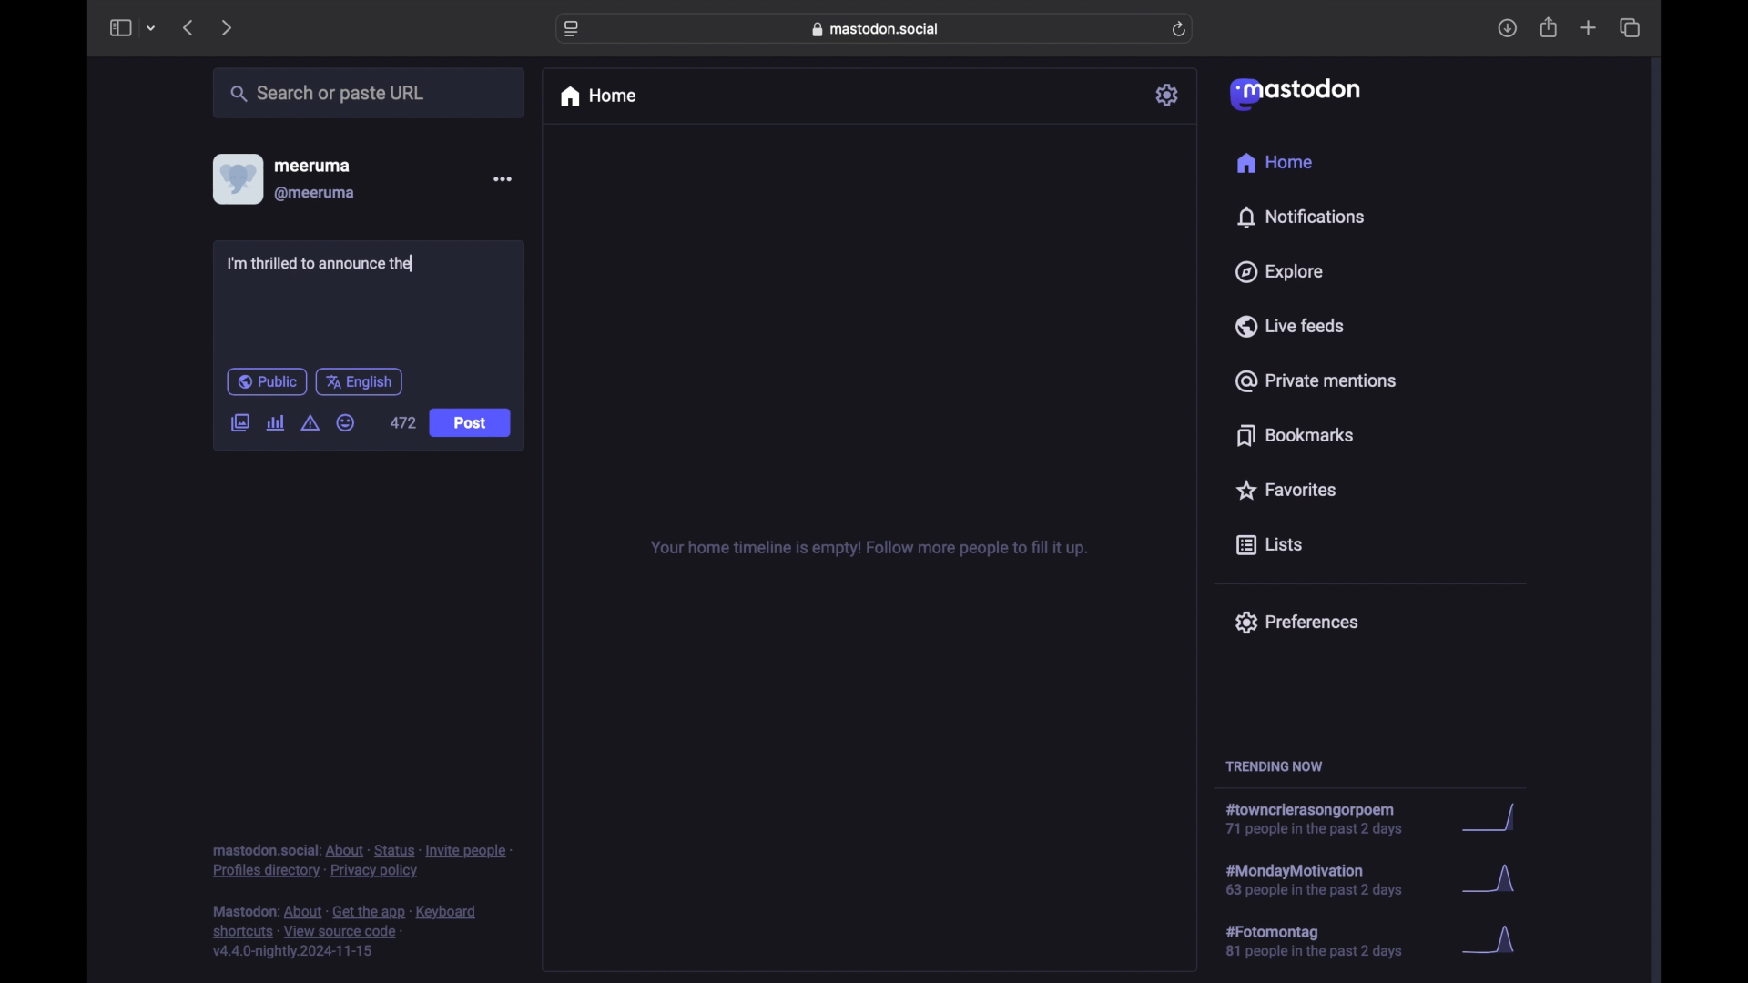 The image size is (1748, 983). Describe the element at coordinates (1631, 27) in the screenshot. I see `show tab overview` at that location.